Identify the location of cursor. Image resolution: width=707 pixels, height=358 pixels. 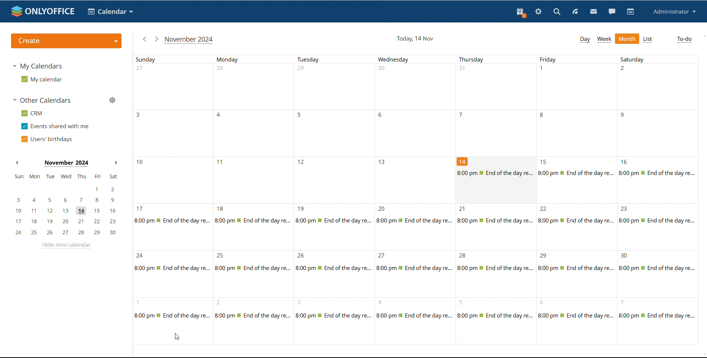
(176, 336).